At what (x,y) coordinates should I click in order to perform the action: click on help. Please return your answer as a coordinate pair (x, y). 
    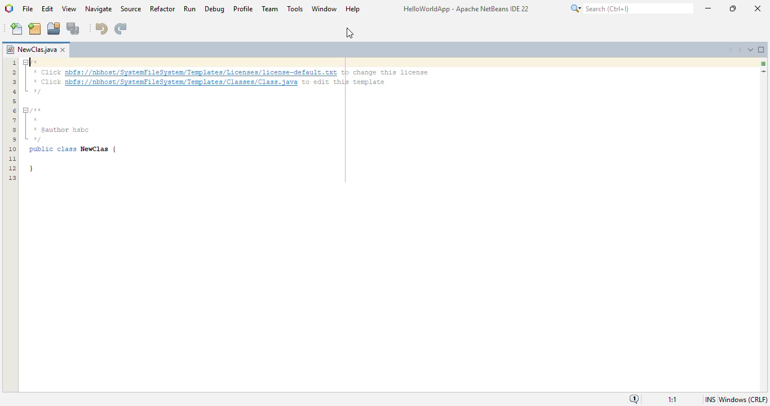
    Looking at the image, I should click on (353, 8).